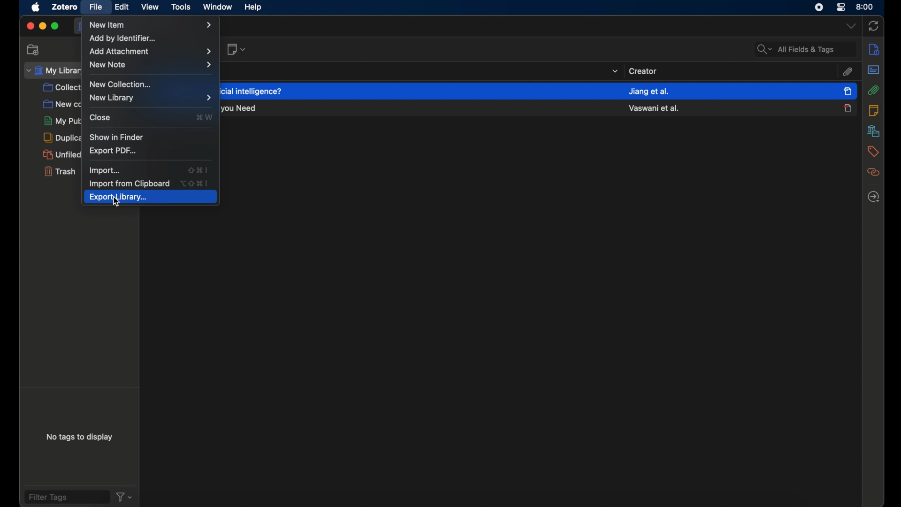 The width and height of the screenshot is (901, 507). I want to click on time, so click(865, 7).